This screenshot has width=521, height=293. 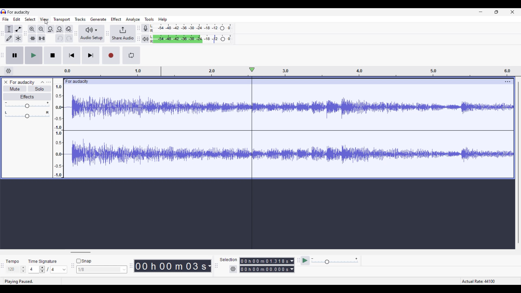 I want to click on Scale to measure intensity of sound, so click(x=59, y=131).